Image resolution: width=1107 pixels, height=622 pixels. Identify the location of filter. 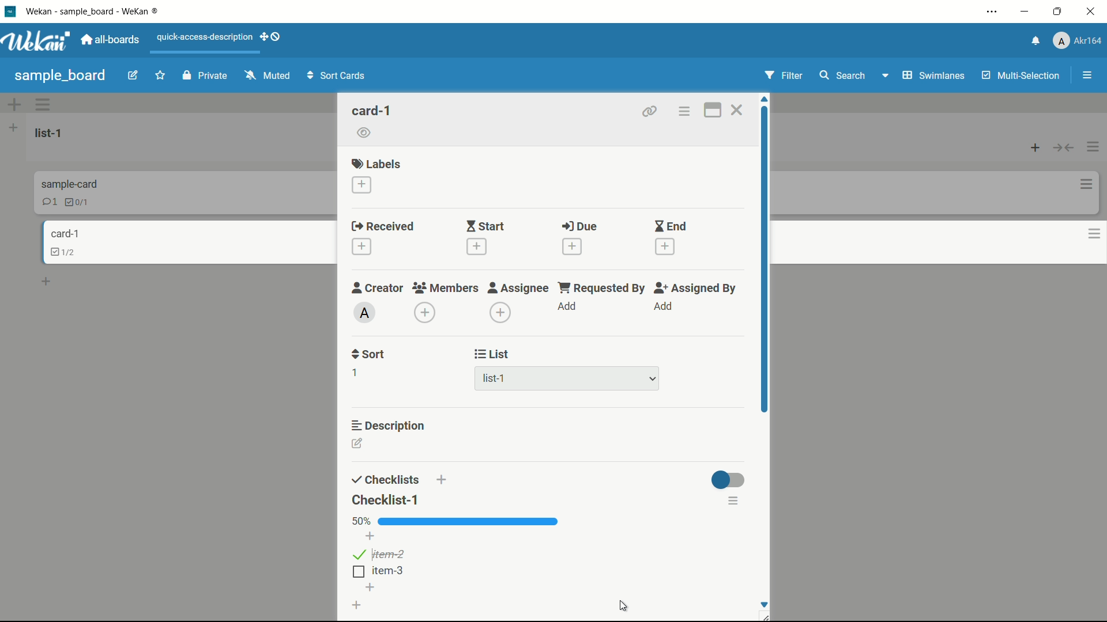
(783, 75).